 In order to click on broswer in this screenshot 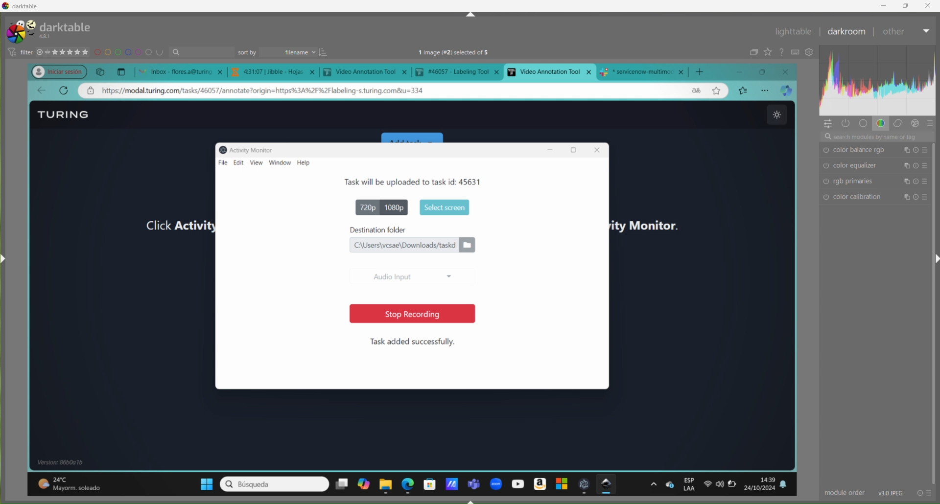, I will do `click(788, 91)`.